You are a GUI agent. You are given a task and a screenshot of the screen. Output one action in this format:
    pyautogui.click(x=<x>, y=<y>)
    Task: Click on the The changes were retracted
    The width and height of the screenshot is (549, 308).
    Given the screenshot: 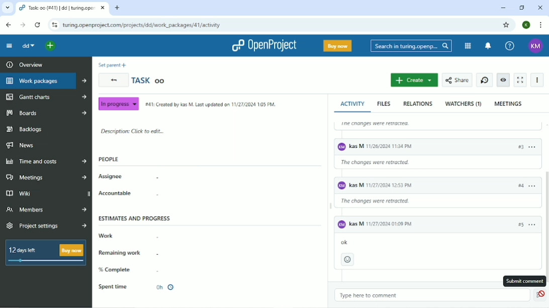 What is the action you would take?
    pyautogui.click(x=384, y=202)
    